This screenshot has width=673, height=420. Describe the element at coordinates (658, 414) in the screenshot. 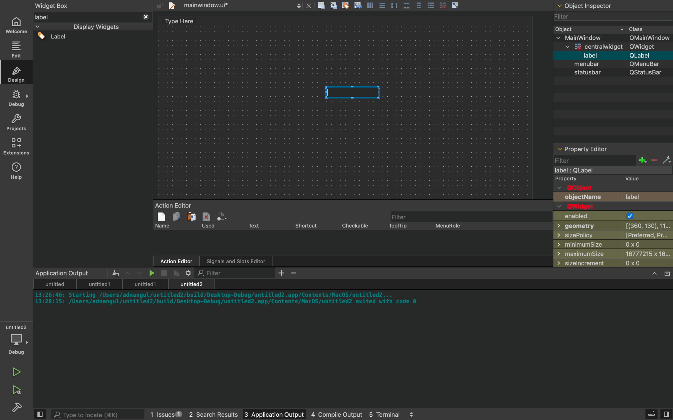

I see `` at that location.